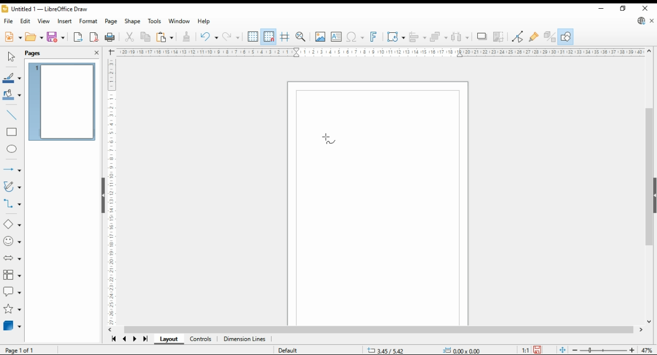 Image resolution: width=657 pixels, height=355 pixels. What do you see at coordinates (245, 339) in the screenshot?
I see `dimensions` at bounding box center [245, 339].